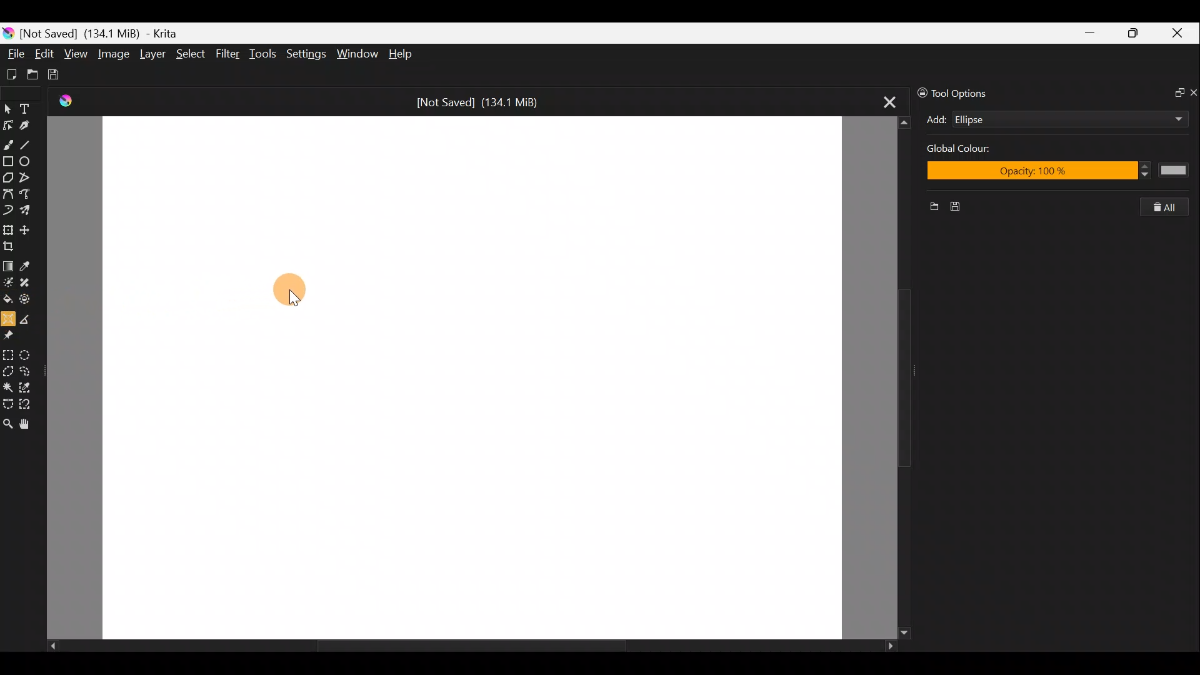 Image resolution: width=1200 pixels, height=675 pixels. Describe the element at coordinates (9, 144) in the screenshot. I see `Freehand brush tool` at that location.